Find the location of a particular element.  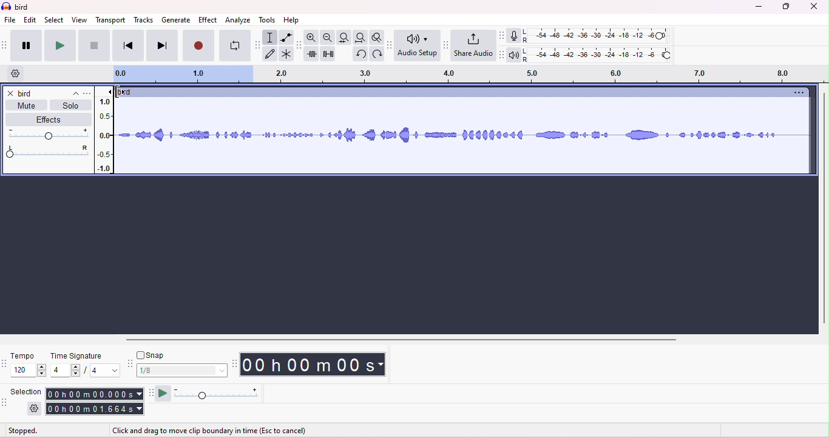

select time signature is located at coordinates (84, 371).